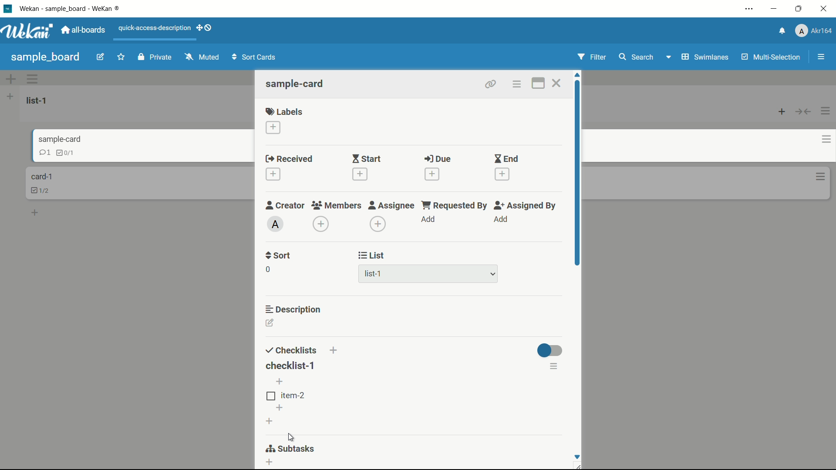 Image resolution: width=836 pixels, height=470 pixels. I want to click on add item, so click(280, 382).